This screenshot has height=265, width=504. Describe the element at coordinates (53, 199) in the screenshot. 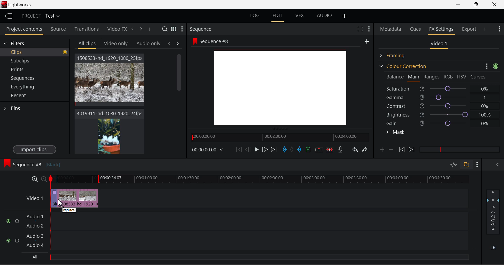

I see `Clip 1 Segment` at that location.